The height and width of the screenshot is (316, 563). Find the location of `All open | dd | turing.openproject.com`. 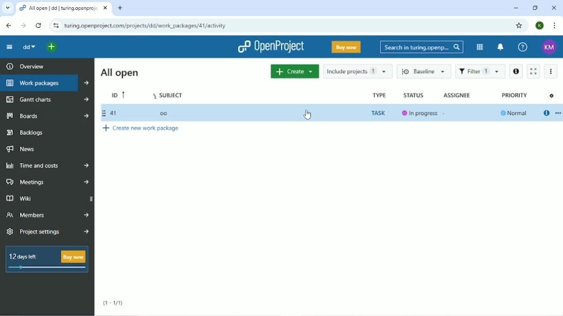

All open | dd | turing.openproject.com is located at coordinates (63, 8).